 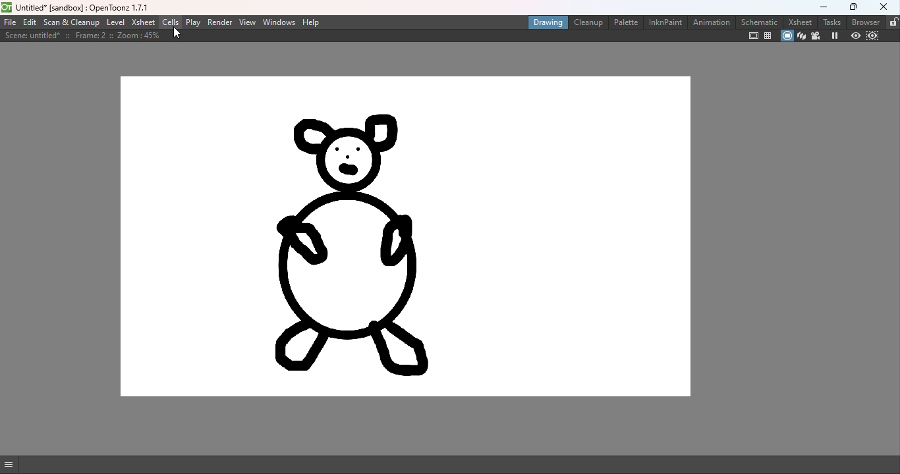 What do you see at coordinates (179, 34) in the screenshot?
I see `Cursor` at bounding box center [179, 34].